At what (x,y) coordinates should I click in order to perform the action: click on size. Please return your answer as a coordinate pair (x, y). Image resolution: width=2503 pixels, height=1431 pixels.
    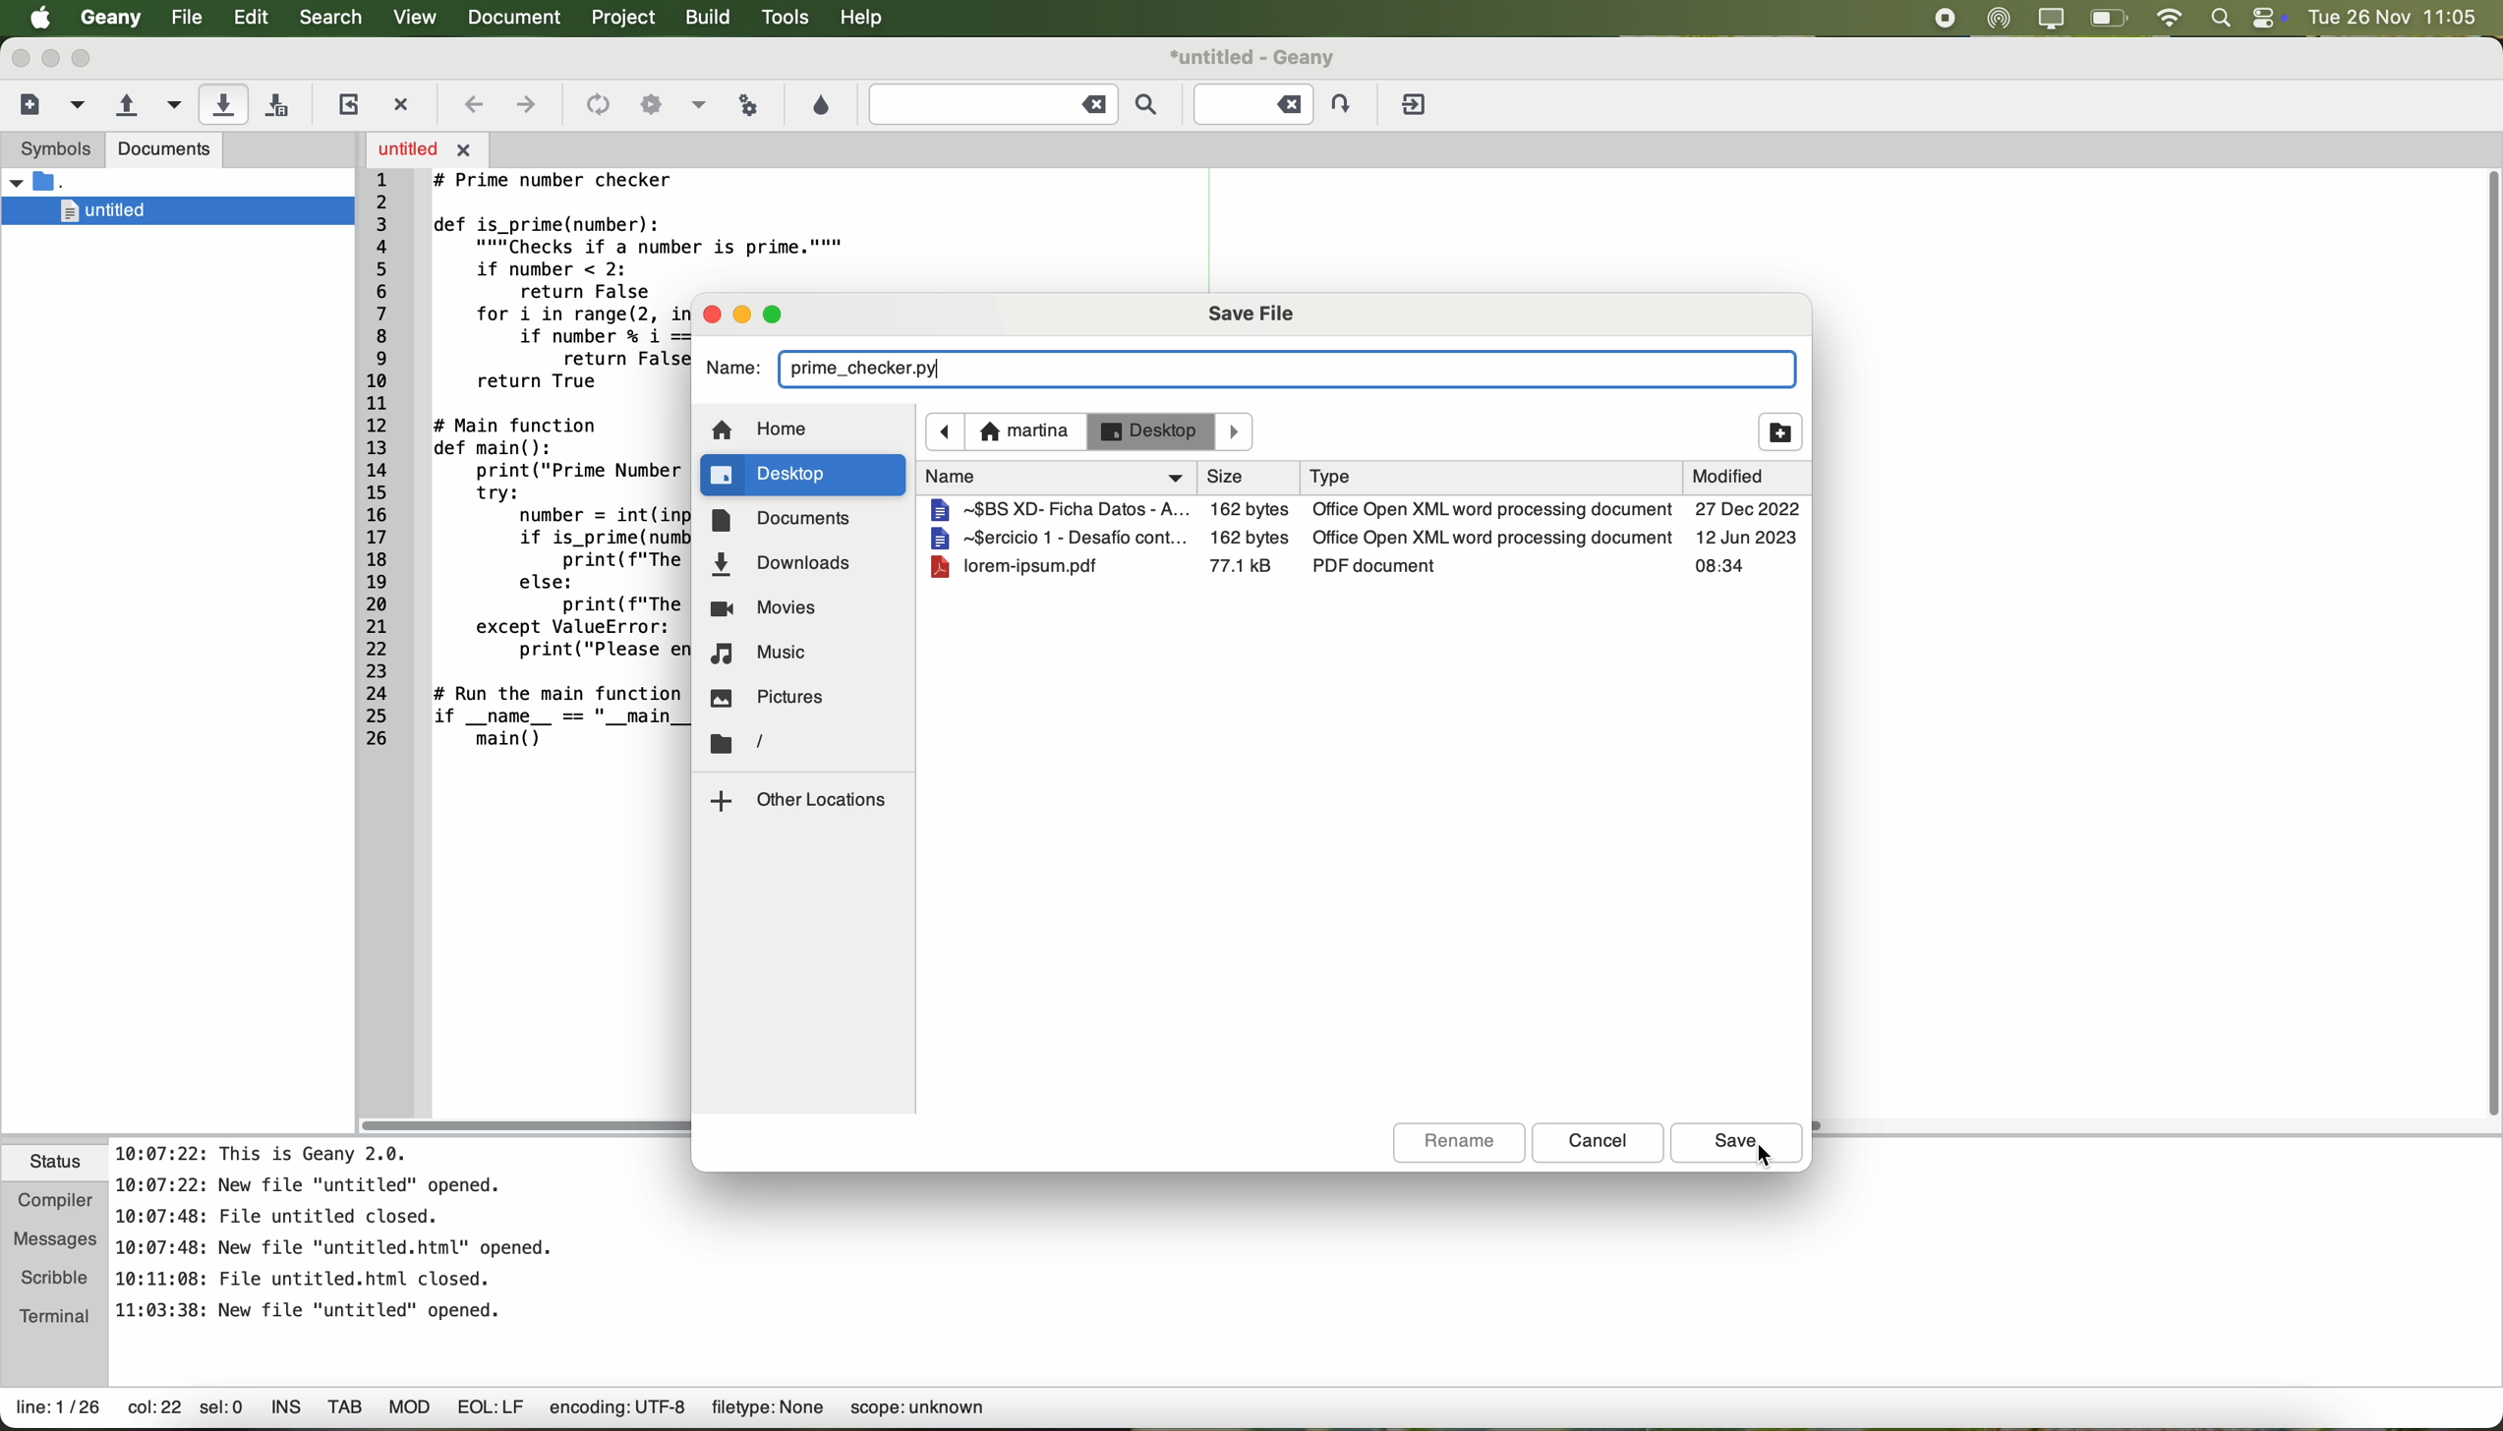
    Looking at the image, I should click on (1609, 477).